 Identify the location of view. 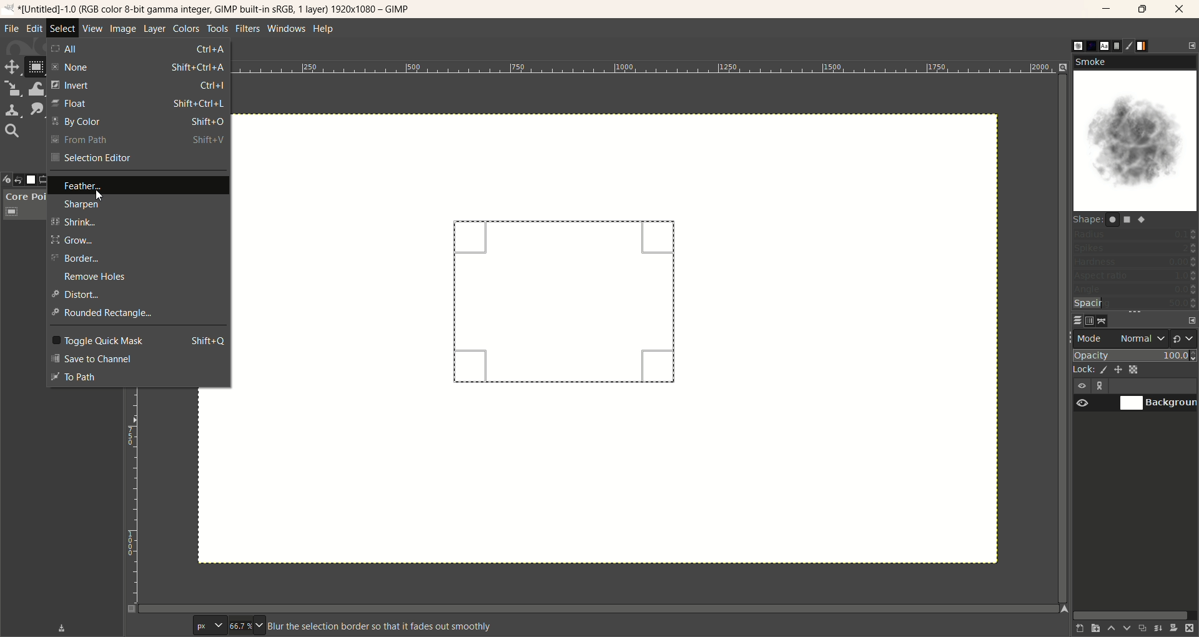
(93, 29).